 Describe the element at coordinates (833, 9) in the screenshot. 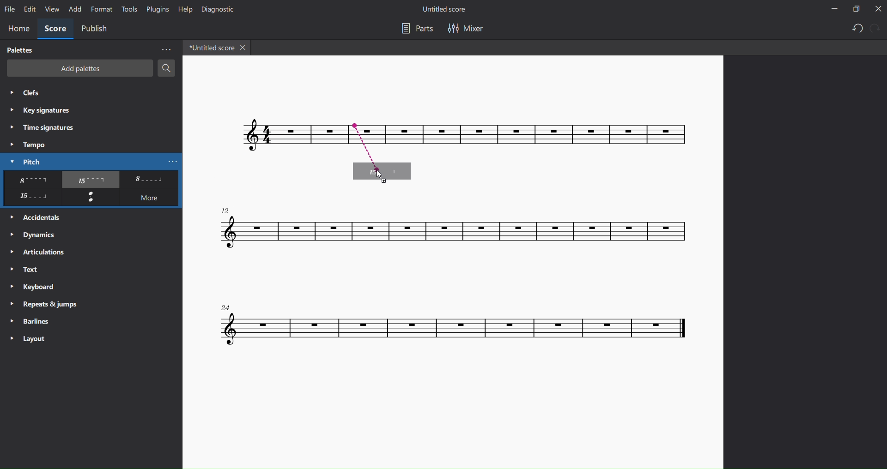

I see `minimize` at that location.